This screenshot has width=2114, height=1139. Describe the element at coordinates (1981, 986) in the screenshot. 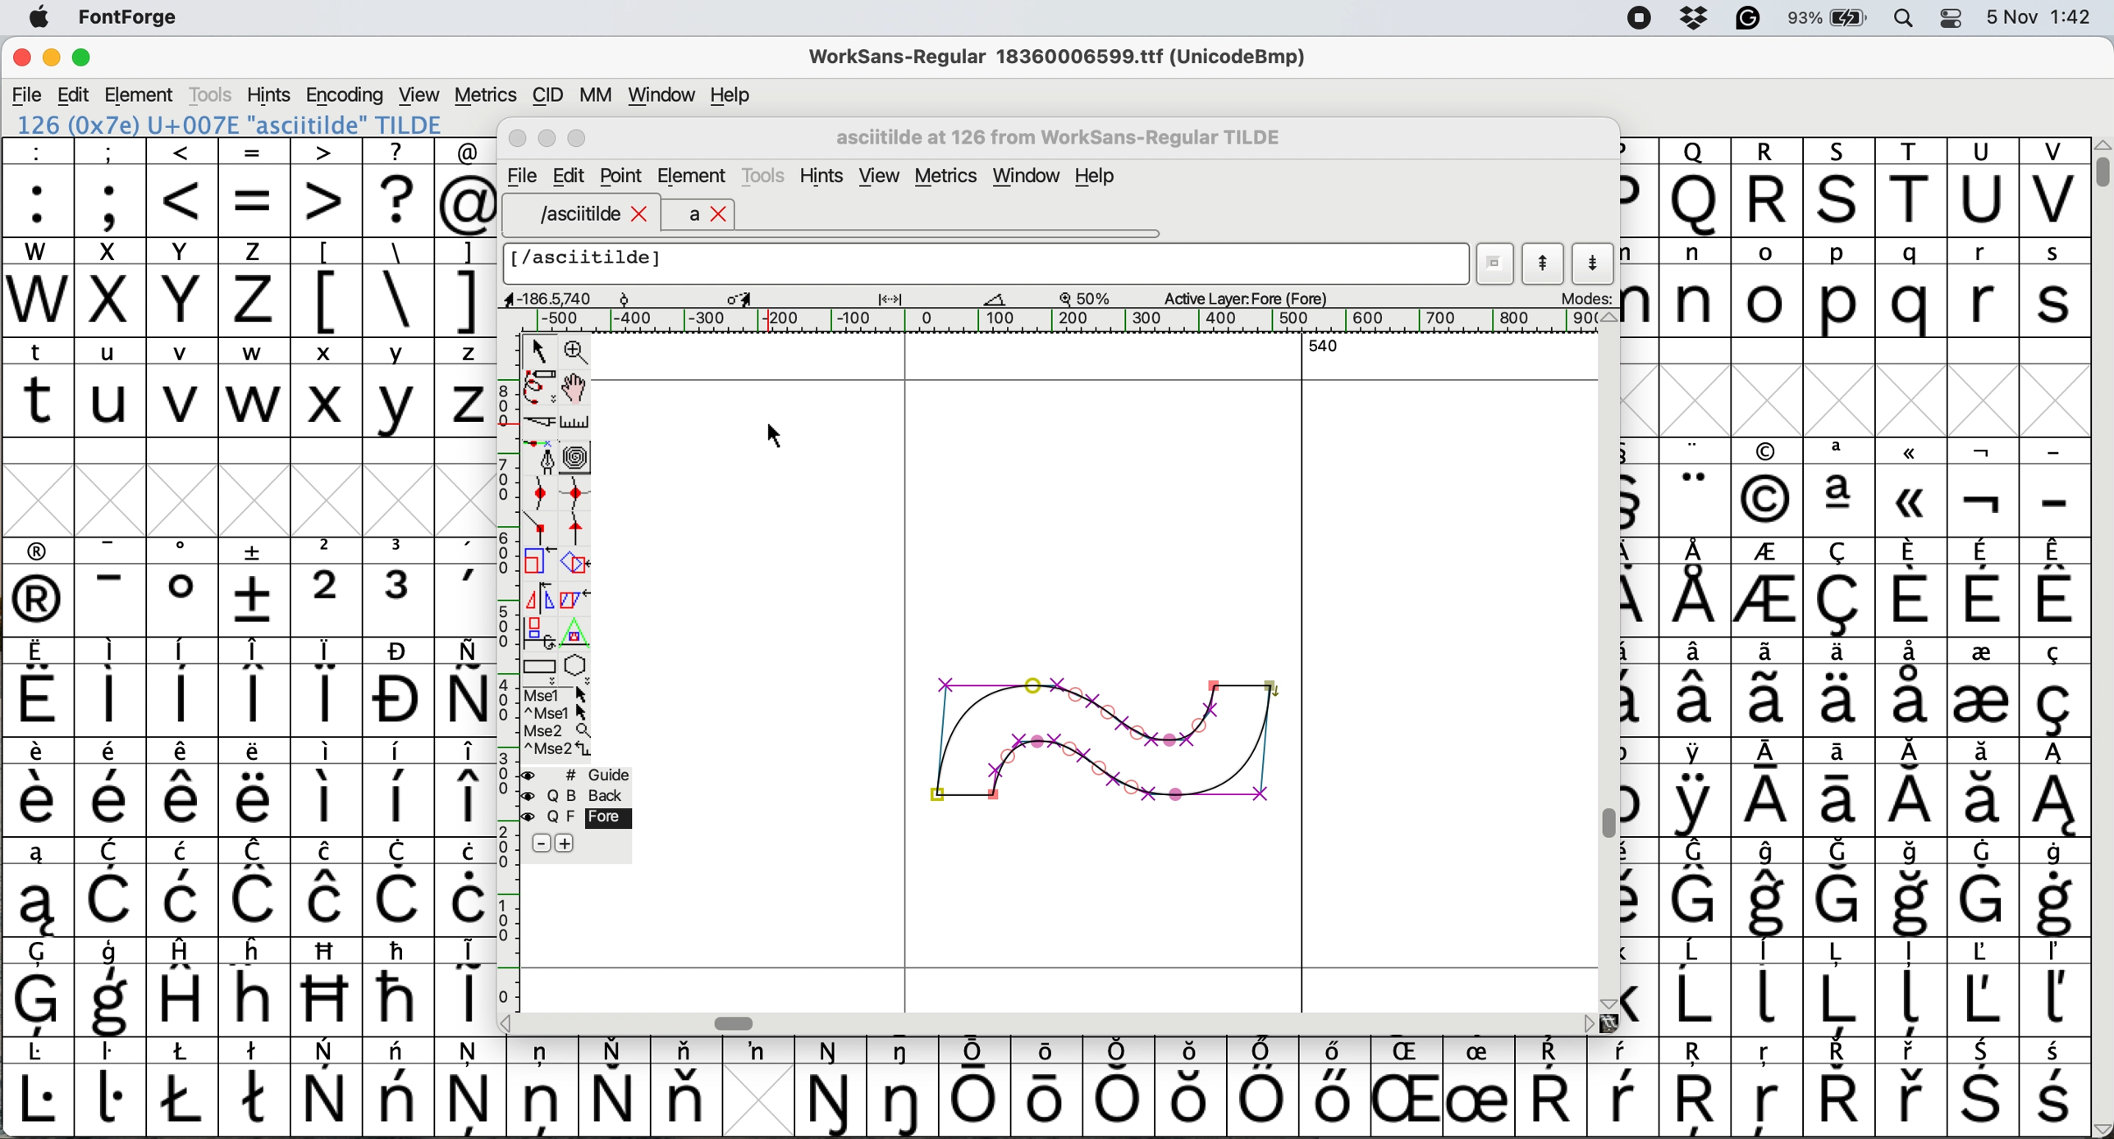

I see `symbol` at that location.